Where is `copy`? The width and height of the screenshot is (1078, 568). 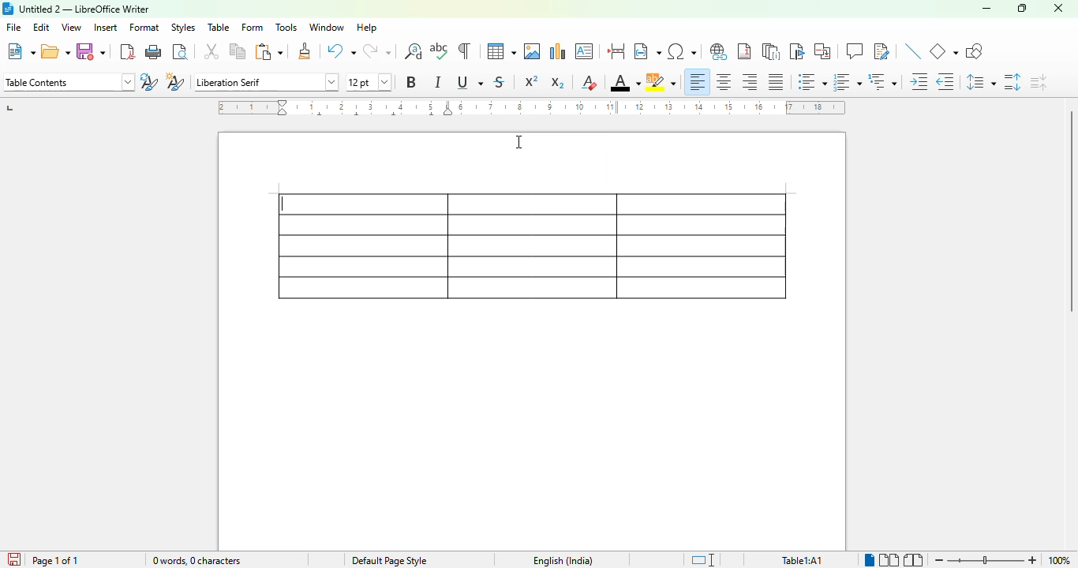 copy is located at coordinates (238, 51).